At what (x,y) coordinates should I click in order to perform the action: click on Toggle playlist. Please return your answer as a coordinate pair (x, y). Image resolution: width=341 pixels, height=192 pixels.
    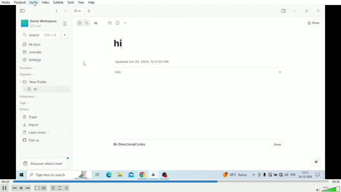
    Looking at the image, I should click on (53, 188).